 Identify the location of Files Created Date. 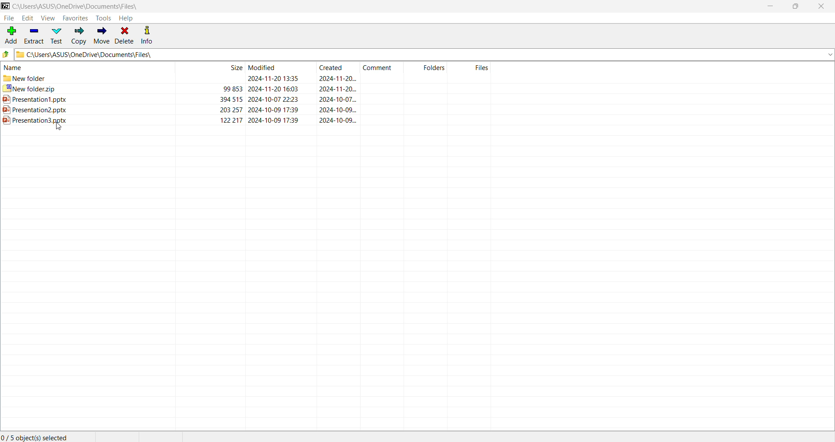
(339, 67).